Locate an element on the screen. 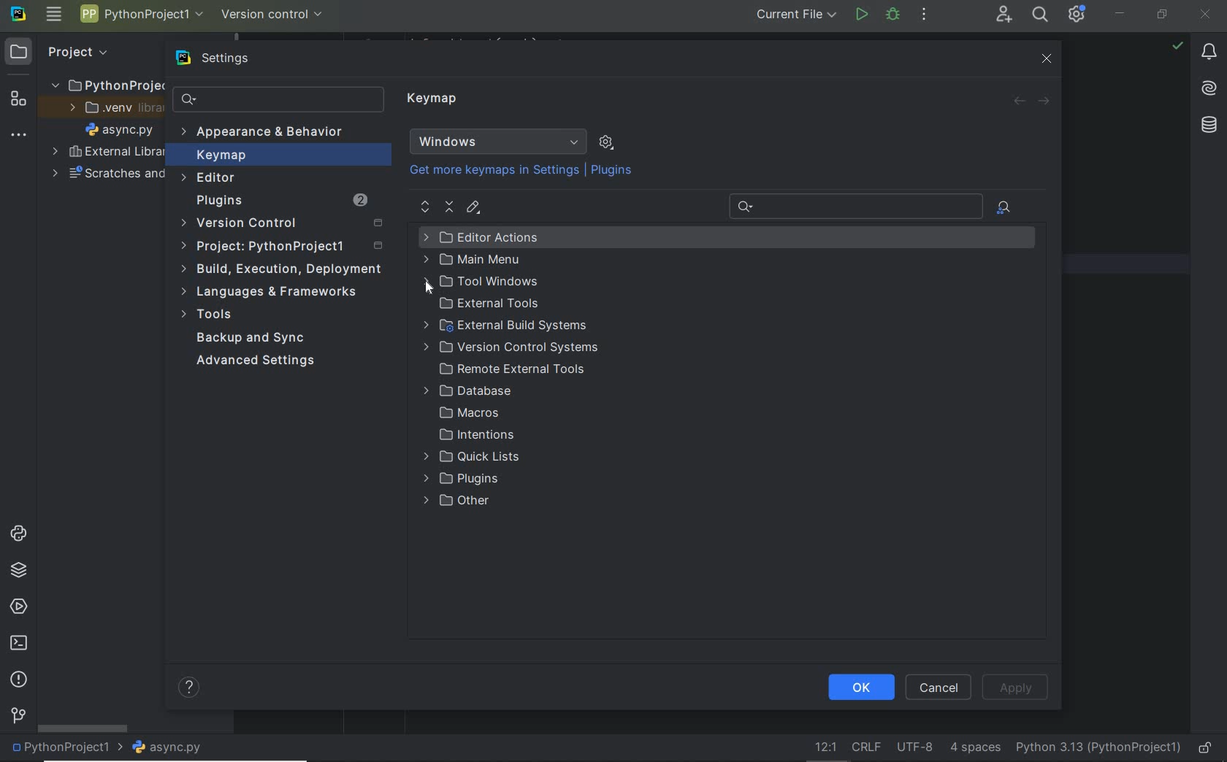  structure is located at coordinates (16, 97).